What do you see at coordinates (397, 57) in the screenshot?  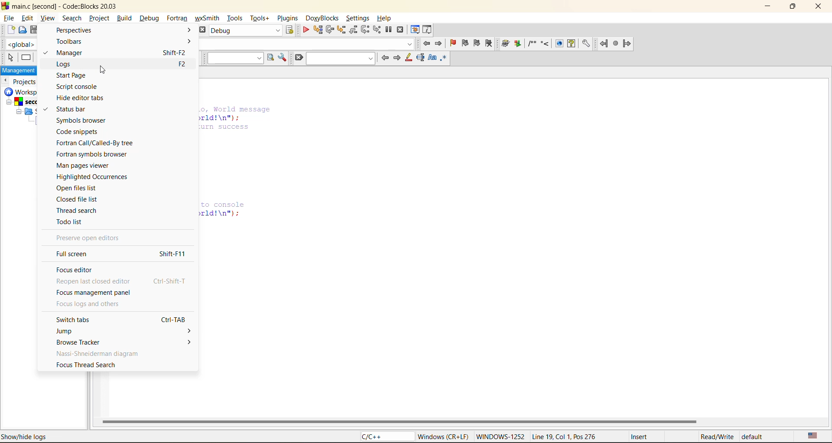 I see `next` at bounding box center [397, 57].